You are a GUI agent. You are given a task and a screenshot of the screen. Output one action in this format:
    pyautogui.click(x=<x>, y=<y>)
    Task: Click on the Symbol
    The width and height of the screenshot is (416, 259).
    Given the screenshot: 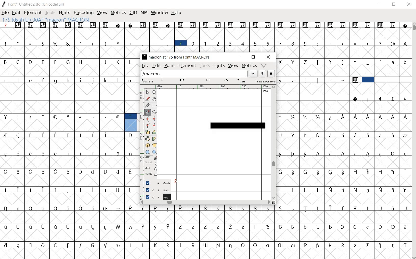 What is the action you would take?
    pyautogui.click(x=118, y=135)
    